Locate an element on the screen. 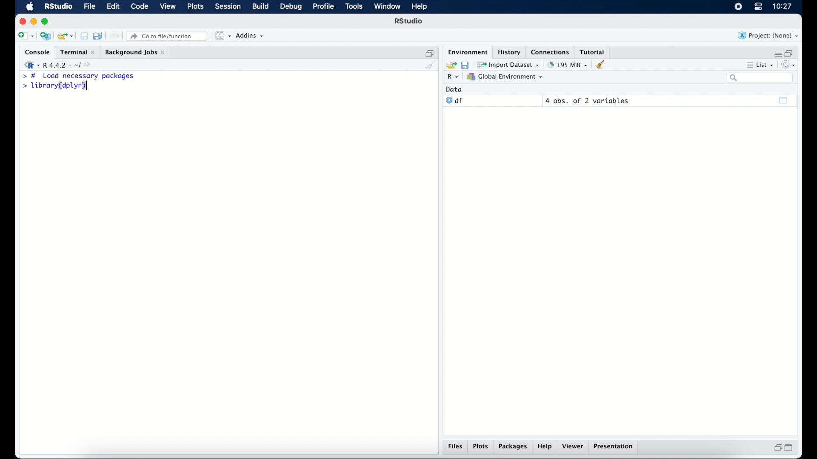 This screenshot has width=817, height=459. restore down is located at coordinates (791, 52).